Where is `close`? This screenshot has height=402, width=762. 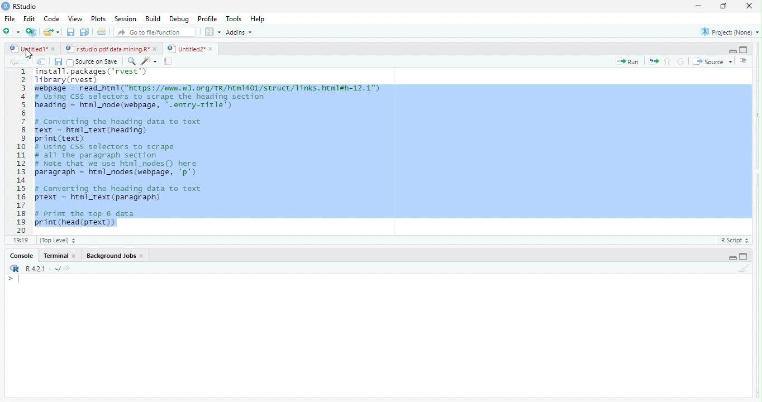 close is located at coordinates (746, 6).